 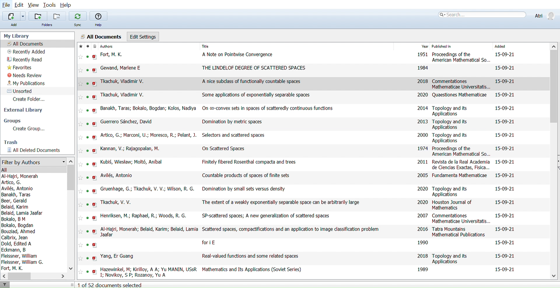 What do you see at coordinates (422, 81) in the screenshot?
I see `2018` at bounding box center [422, 81].